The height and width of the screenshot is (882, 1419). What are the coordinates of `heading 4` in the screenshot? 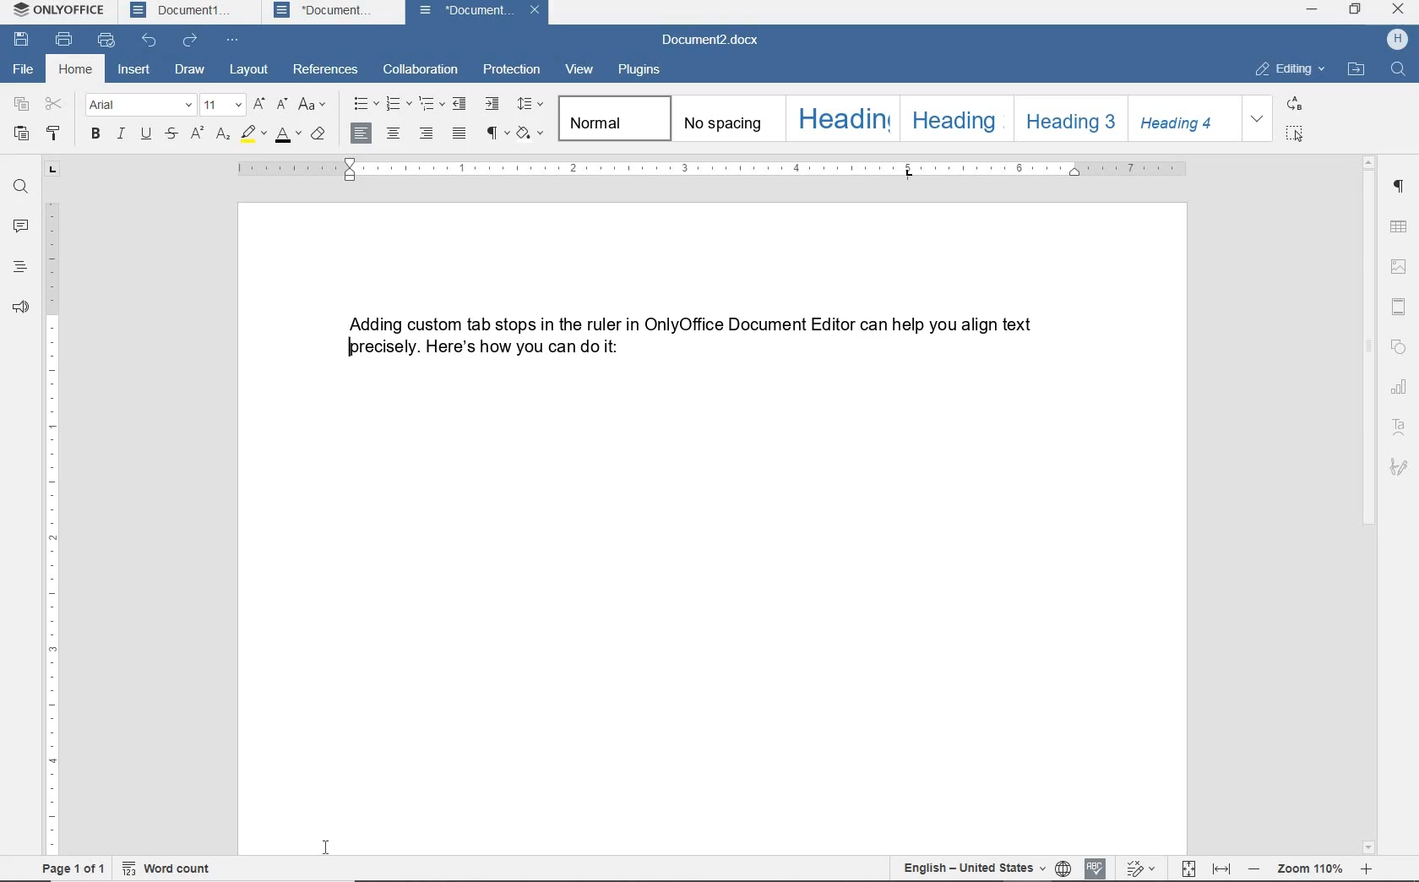 It's located at (1185, 119).